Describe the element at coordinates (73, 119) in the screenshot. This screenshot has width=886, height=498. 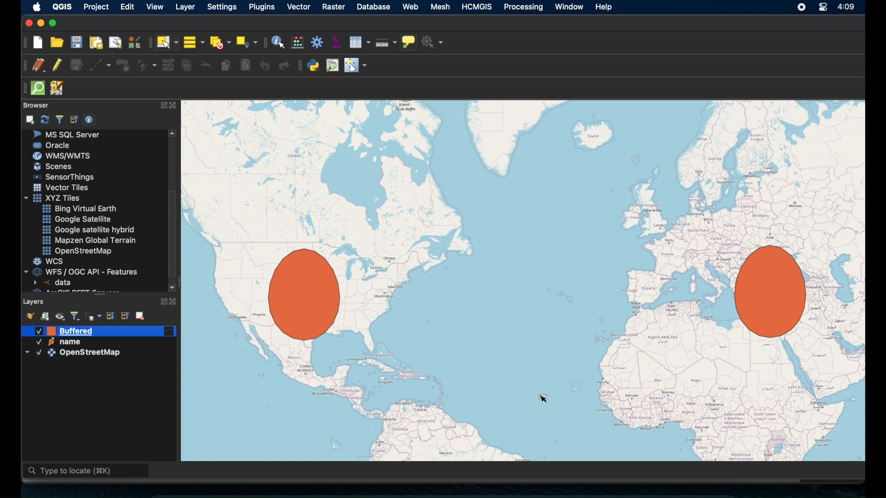
I see `collapse all` at that location.